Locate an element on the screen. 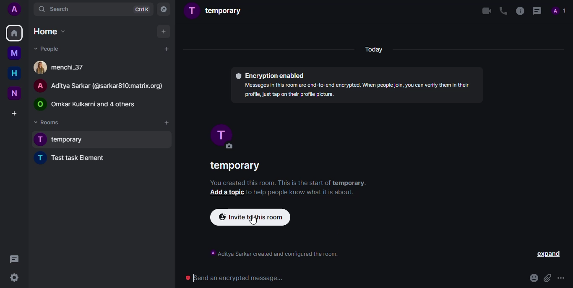  profile pic is located at coordinates (220, 136).